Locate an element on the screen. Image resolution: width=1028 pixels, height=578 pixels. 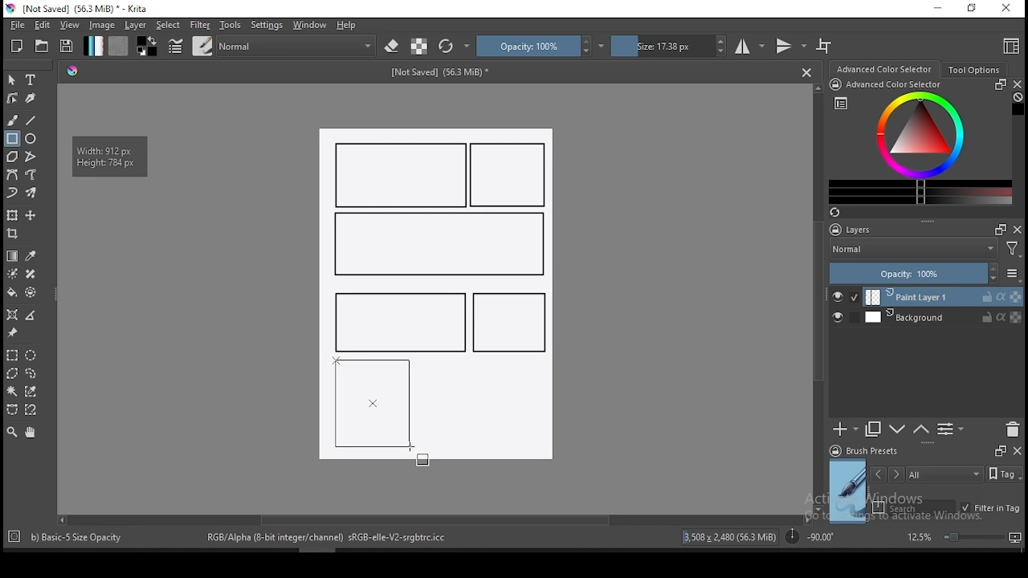
advance color selector is located at coordinates (886, 68).